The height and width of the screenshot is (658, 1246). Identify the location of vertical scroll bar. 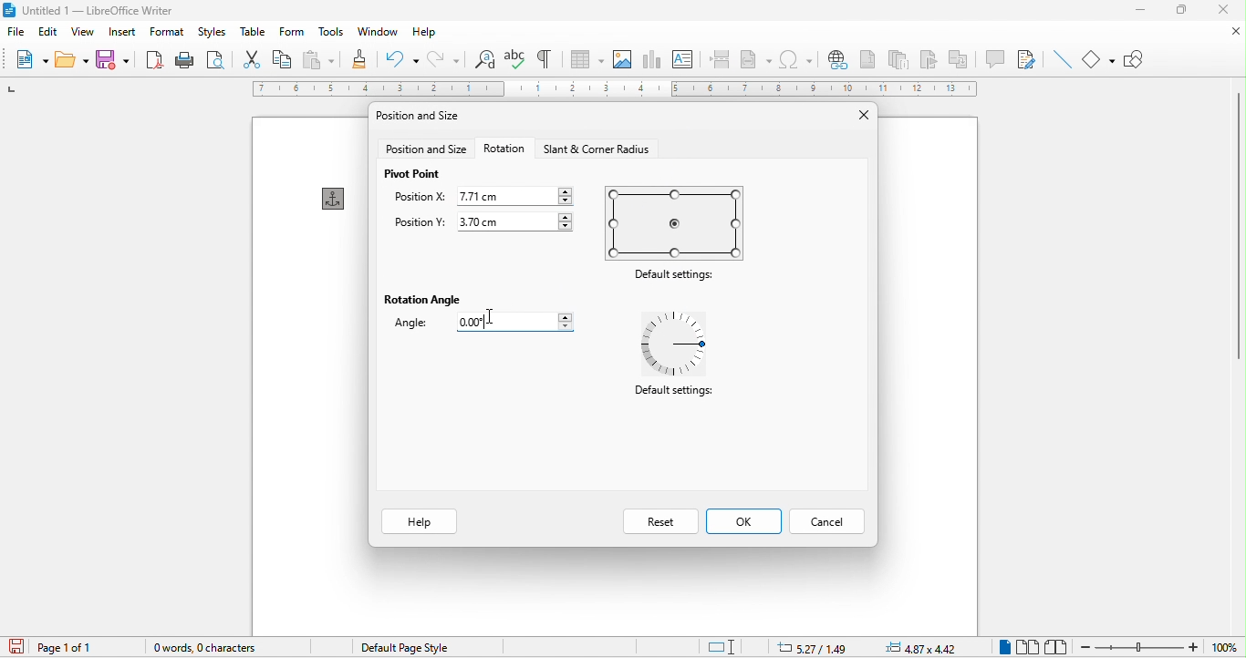
(1236, 226).